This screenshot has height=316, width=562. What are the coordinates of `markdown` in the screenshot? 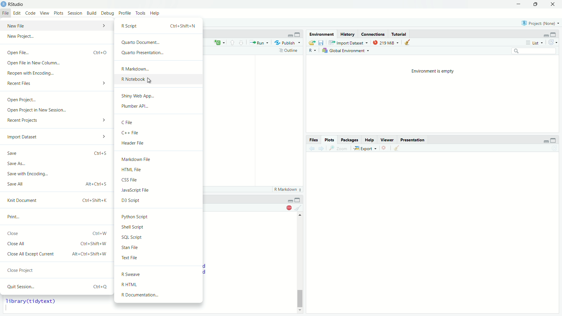 It's located at (286, 190).